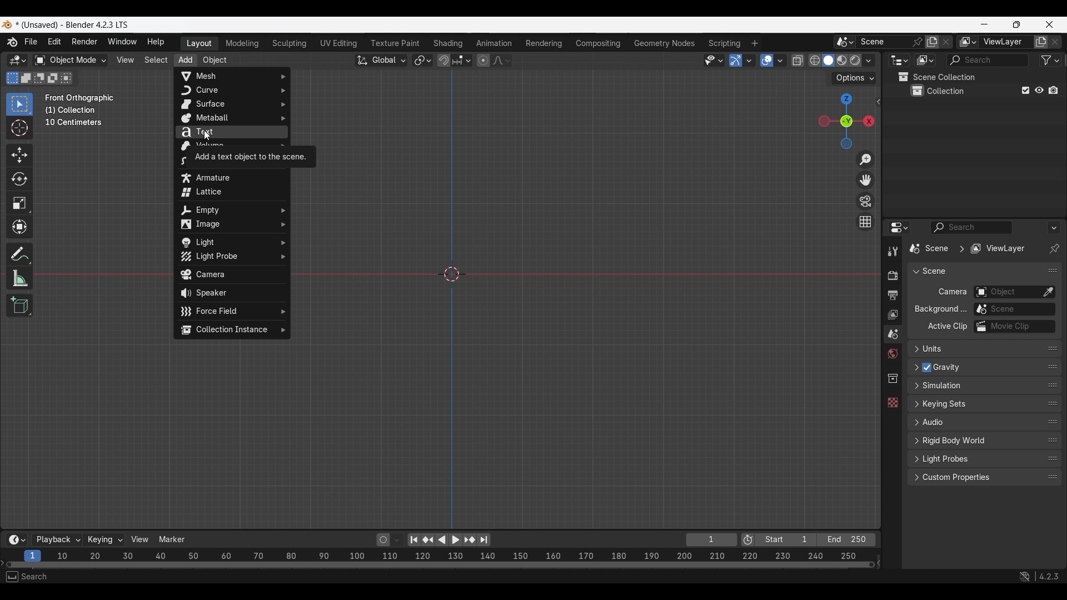 The width and height of the screenshot is (1067, 600). I want to click on Final frame of the playback rendering range, so click(815, 540).